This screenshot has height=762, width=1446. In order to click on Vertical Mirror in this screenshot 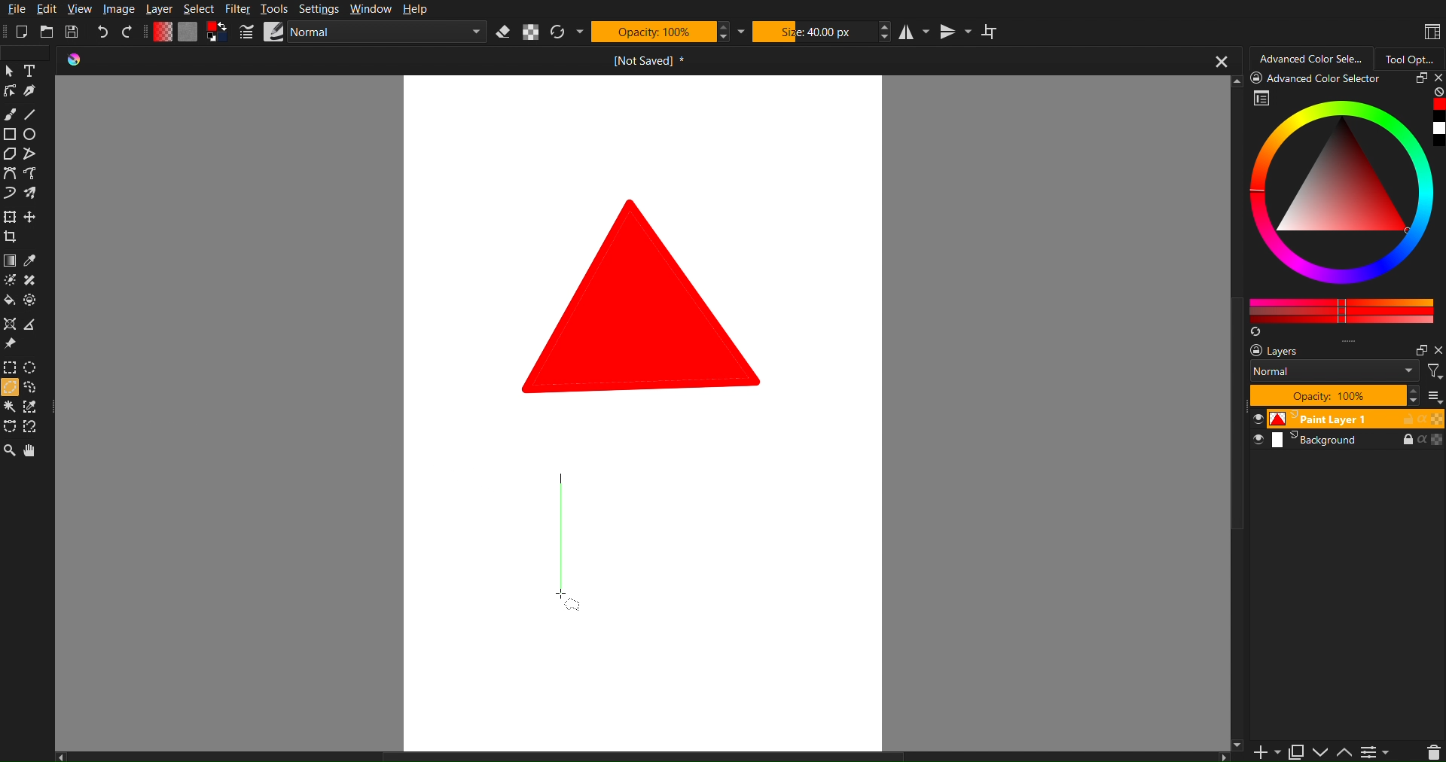, I will do `click(953, 32)`.